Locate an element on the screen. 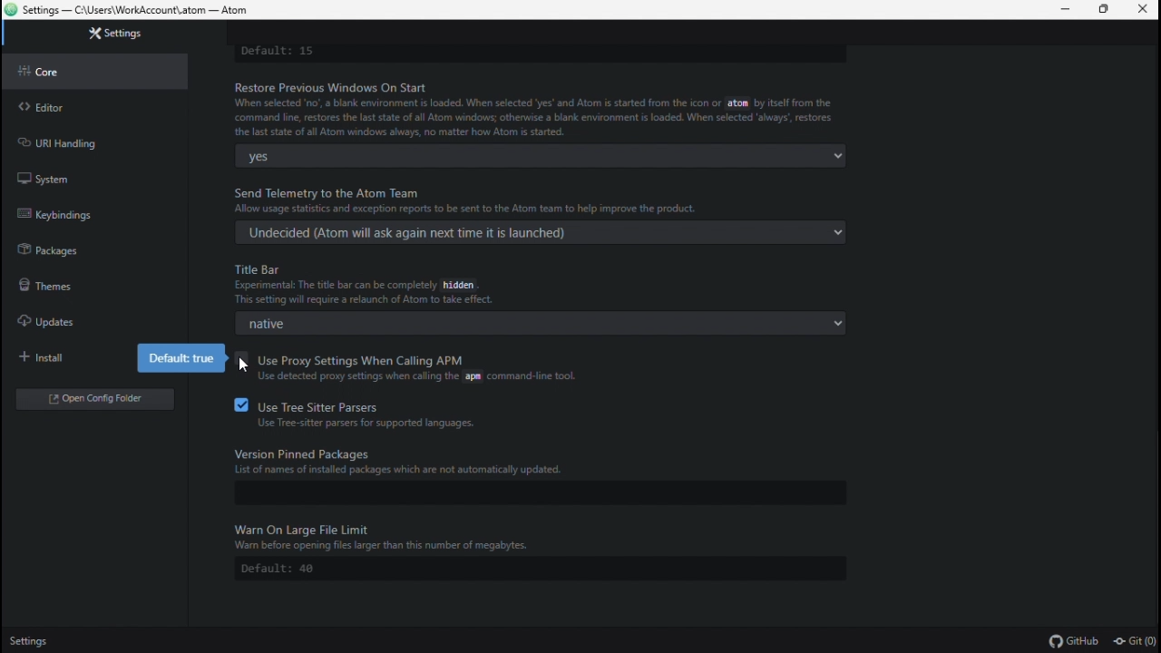 The width and height of the screenshot is (1161, 653). Close is located at coordinates (1145, 10).